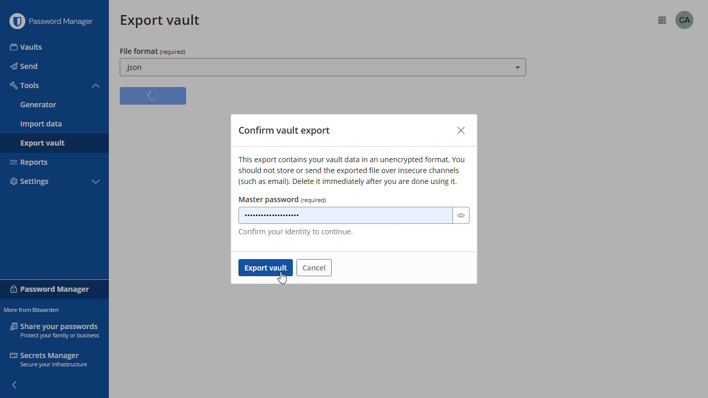  What do you see at coordinates (96, 86) in the screenshot?
I see `toggle collapse` at bounding box center [96, 86].